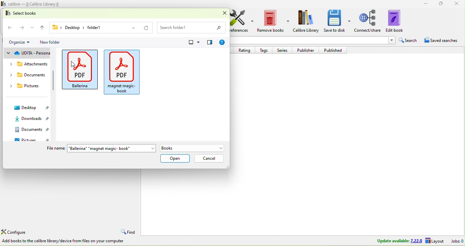  What do you see at coordinates (68, 28) in the screenshot?
I see `desktop` at bounding box center [68, 28].